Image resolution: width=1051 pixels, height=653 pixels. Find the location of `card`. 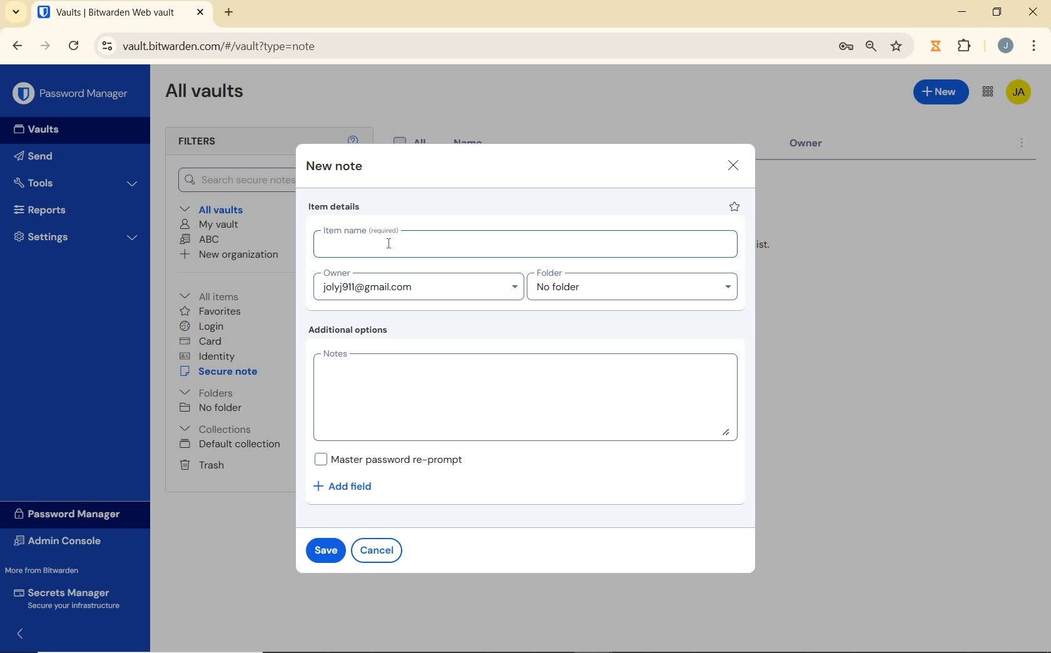

card is located at coordinates (203, 341).